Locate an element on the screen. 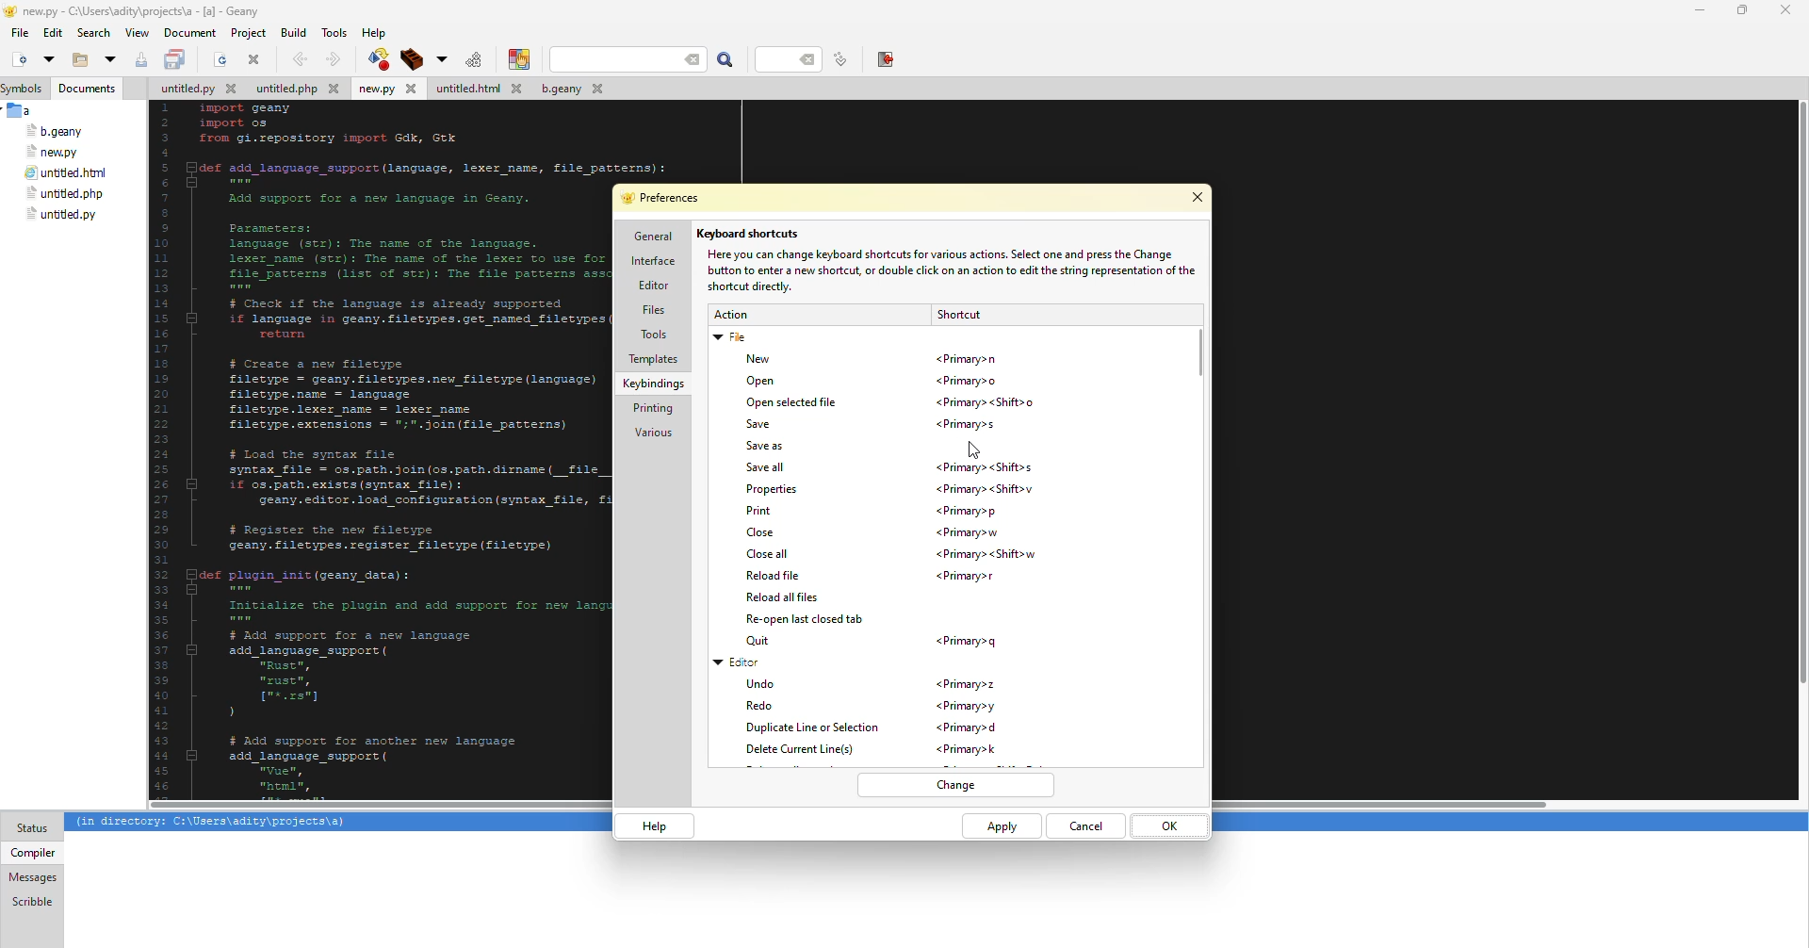 The height and width of the screenshot is (948, 1809). ok is located at coordinates (1168, 825).